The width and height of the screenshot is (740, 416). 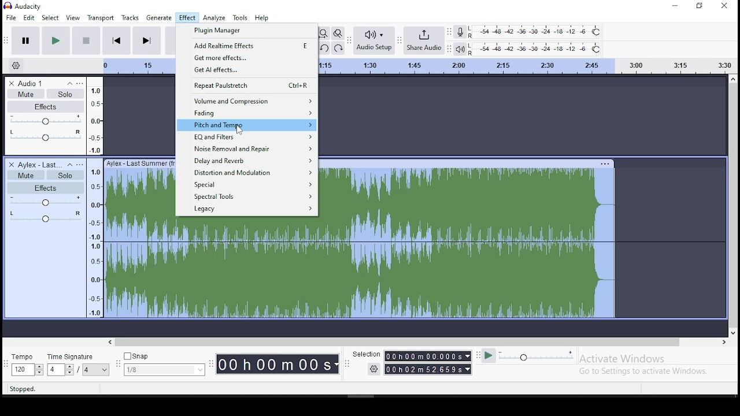 I want to click on tracks, so click(x=130, y=17).